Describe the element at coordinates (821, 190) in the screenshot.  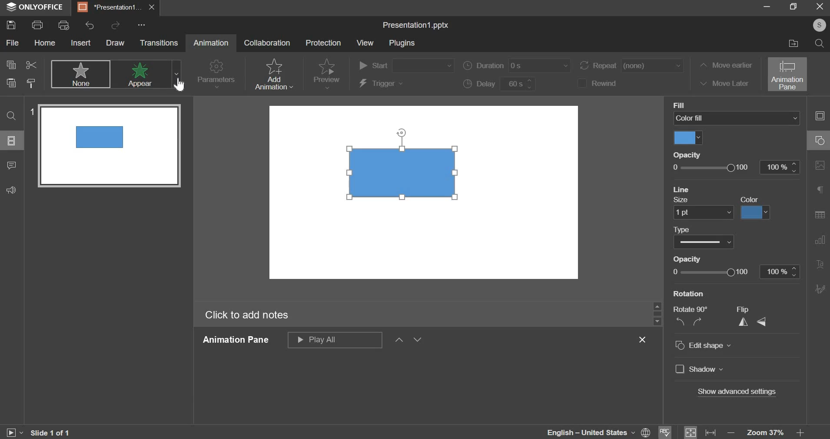
I see `Slide Size` at that location.